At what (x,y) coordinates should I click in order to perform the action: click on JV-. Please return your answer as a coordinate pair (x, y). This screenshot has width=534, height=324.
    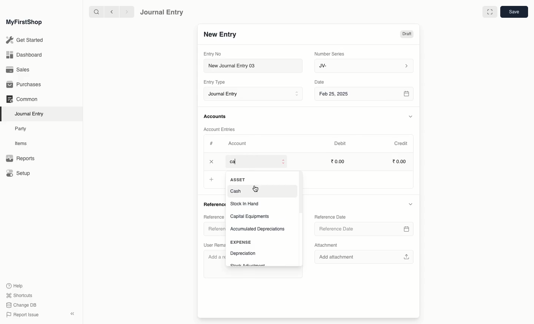
    Looking at the image, I should click on (363, 66).